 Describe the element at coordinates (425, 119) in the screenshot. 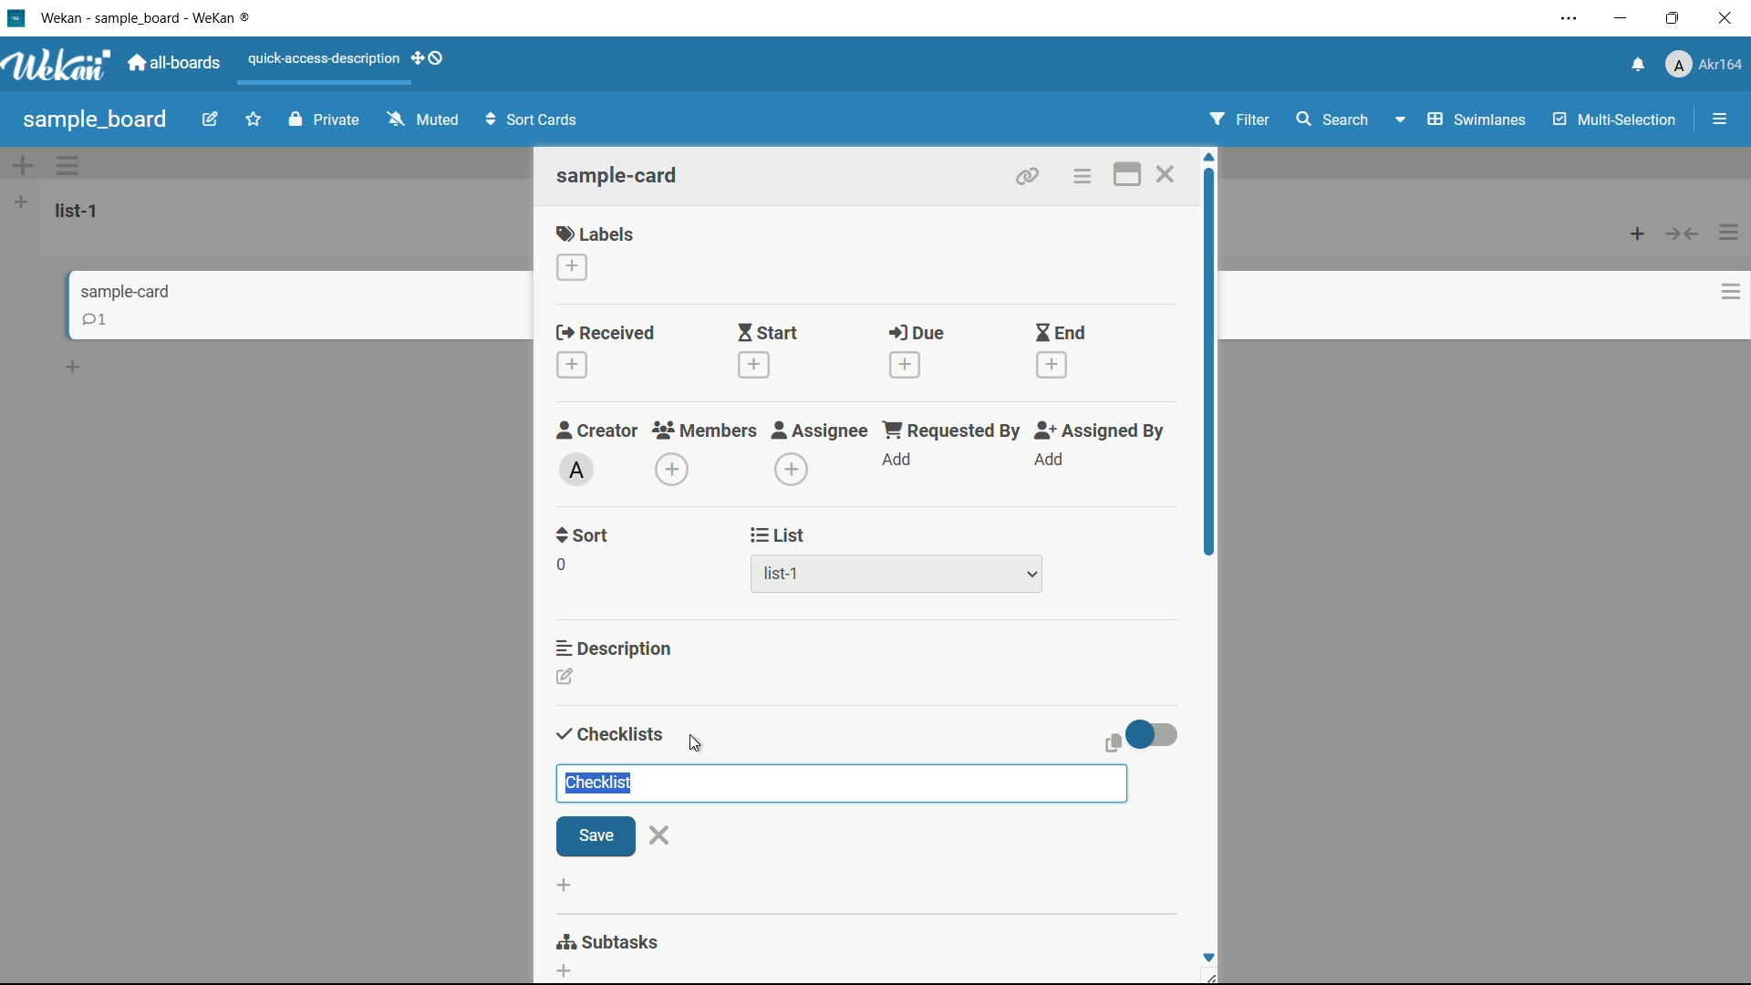

I see ` Muted` at that location.